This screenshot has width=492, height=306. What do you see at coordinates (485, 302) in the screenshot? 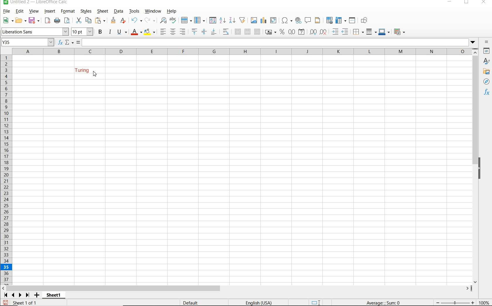
I see `ZOOM FACTOR` at bounding box center [485, 302].